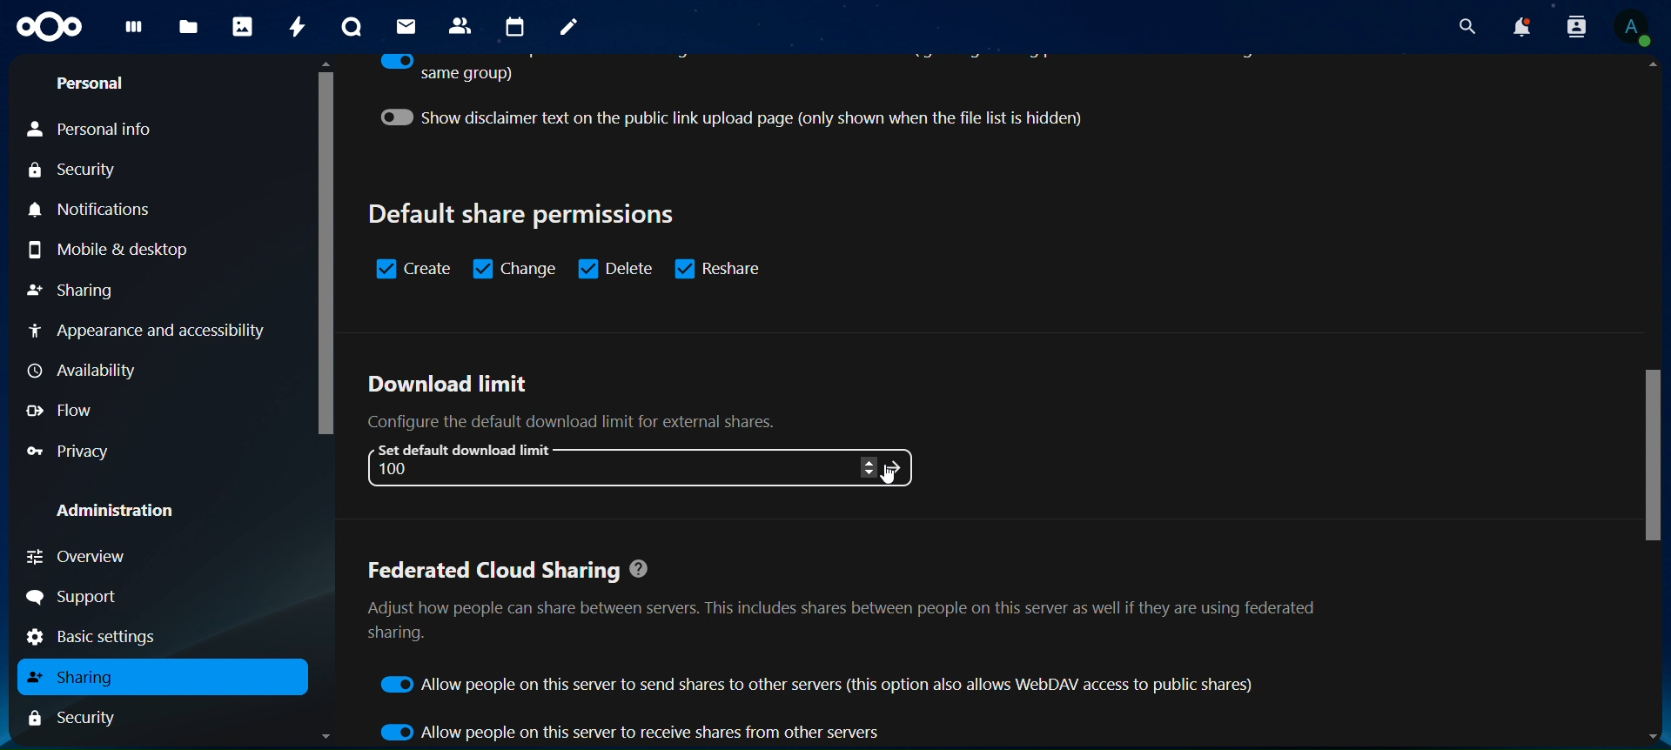 The image size is (1671, 750). What do you see at coordinates (844, 607) in the screenshot?
I see `federated cloud sharing` at bounding box center [844, 607].